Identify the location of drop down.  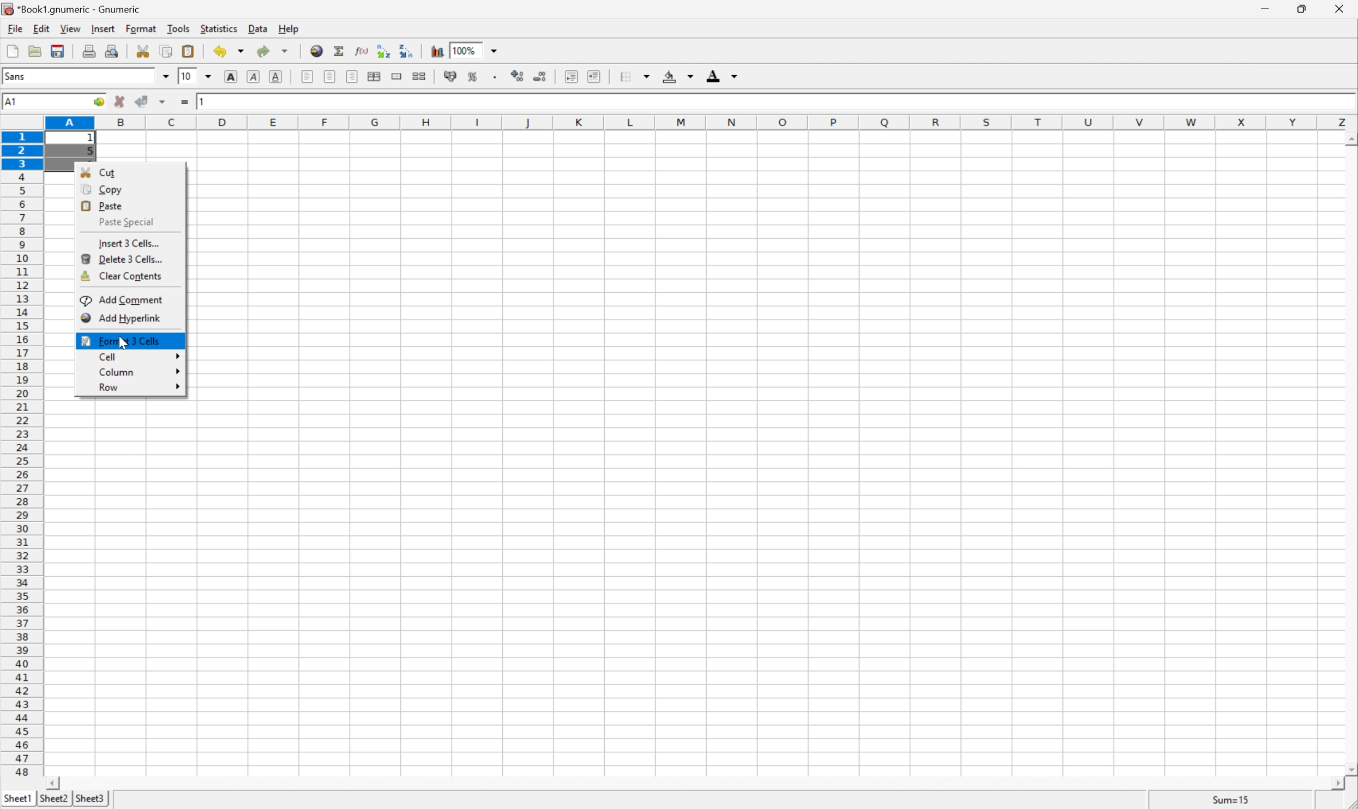
(497, 50).